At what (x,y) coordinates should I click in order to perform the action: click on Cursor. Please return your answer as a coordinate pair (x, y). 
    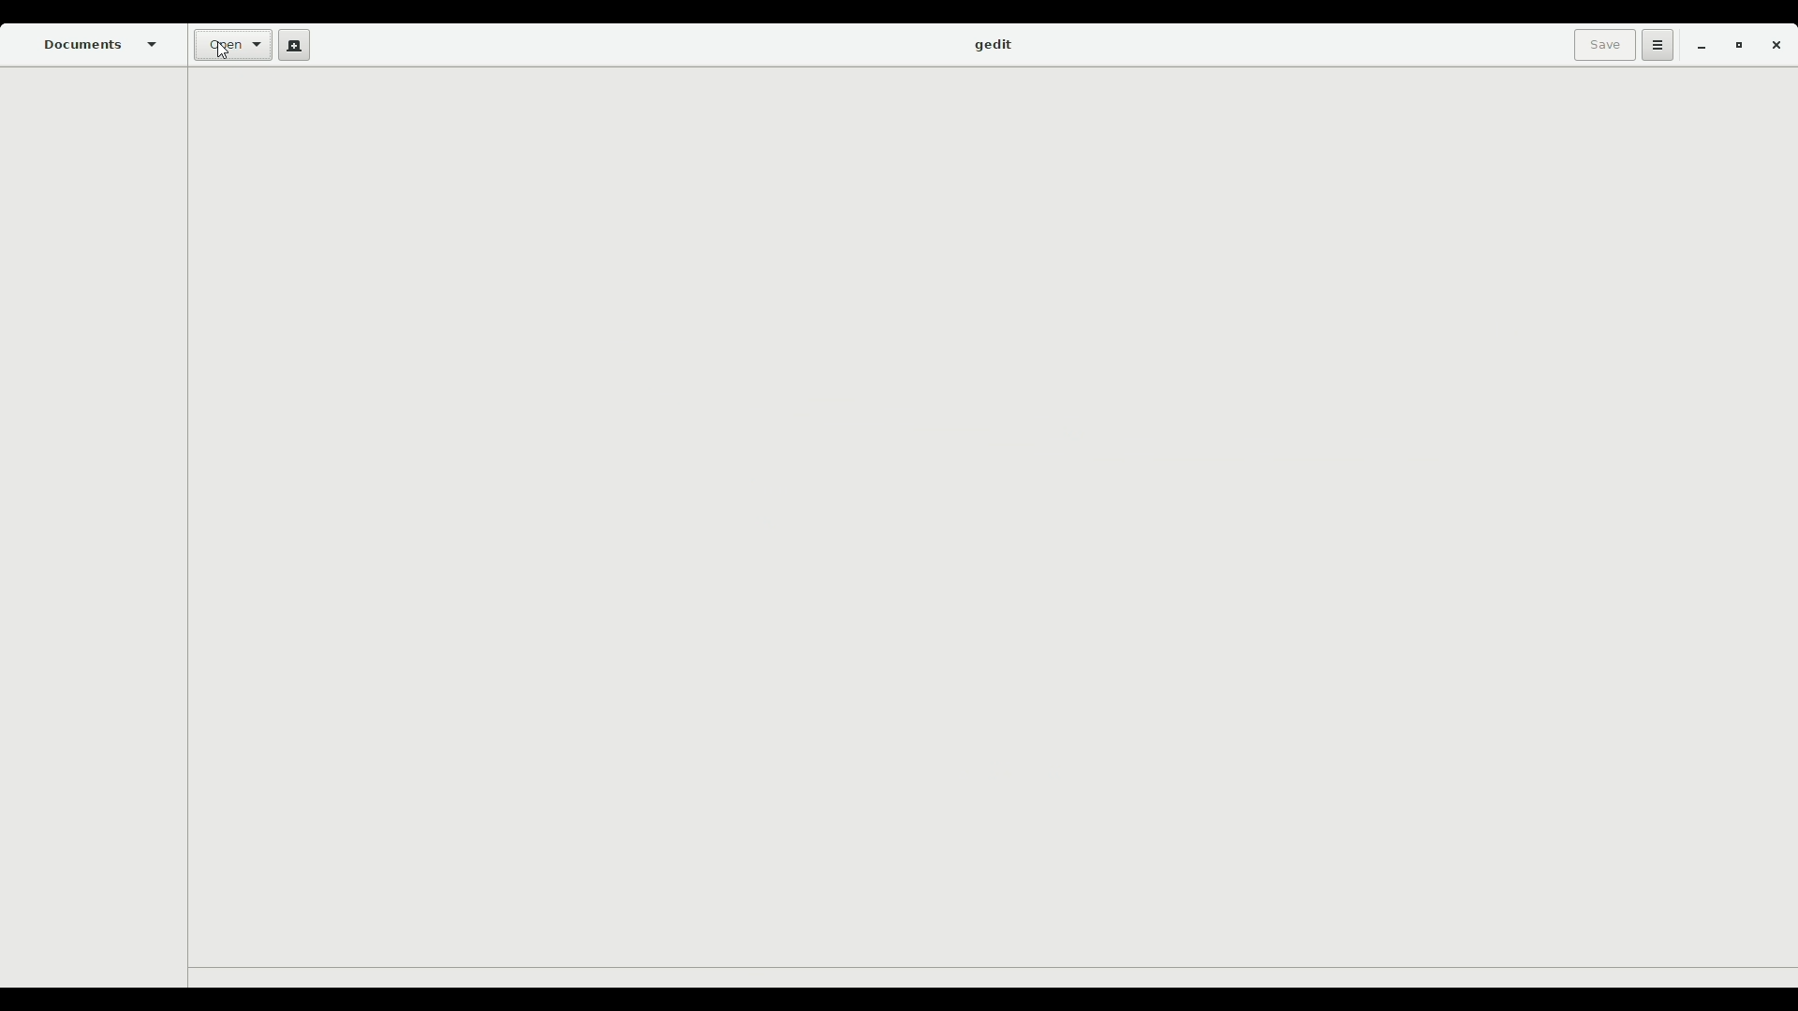
    Looking at the image, I should click on (221, 55).